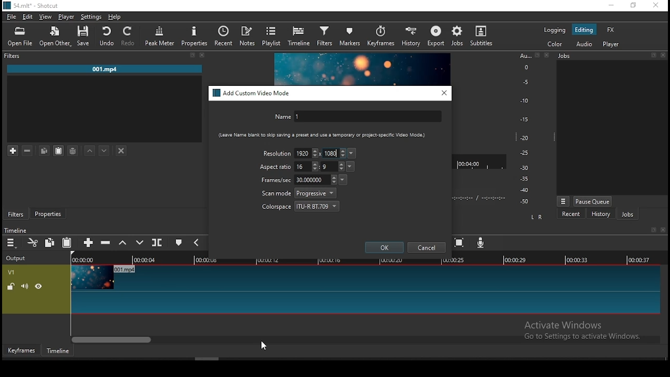 The image size is (670, 377). What do you see at coordinates (325, 37) in the screenshot?
I see `filter` at bounding box center [325, 37].